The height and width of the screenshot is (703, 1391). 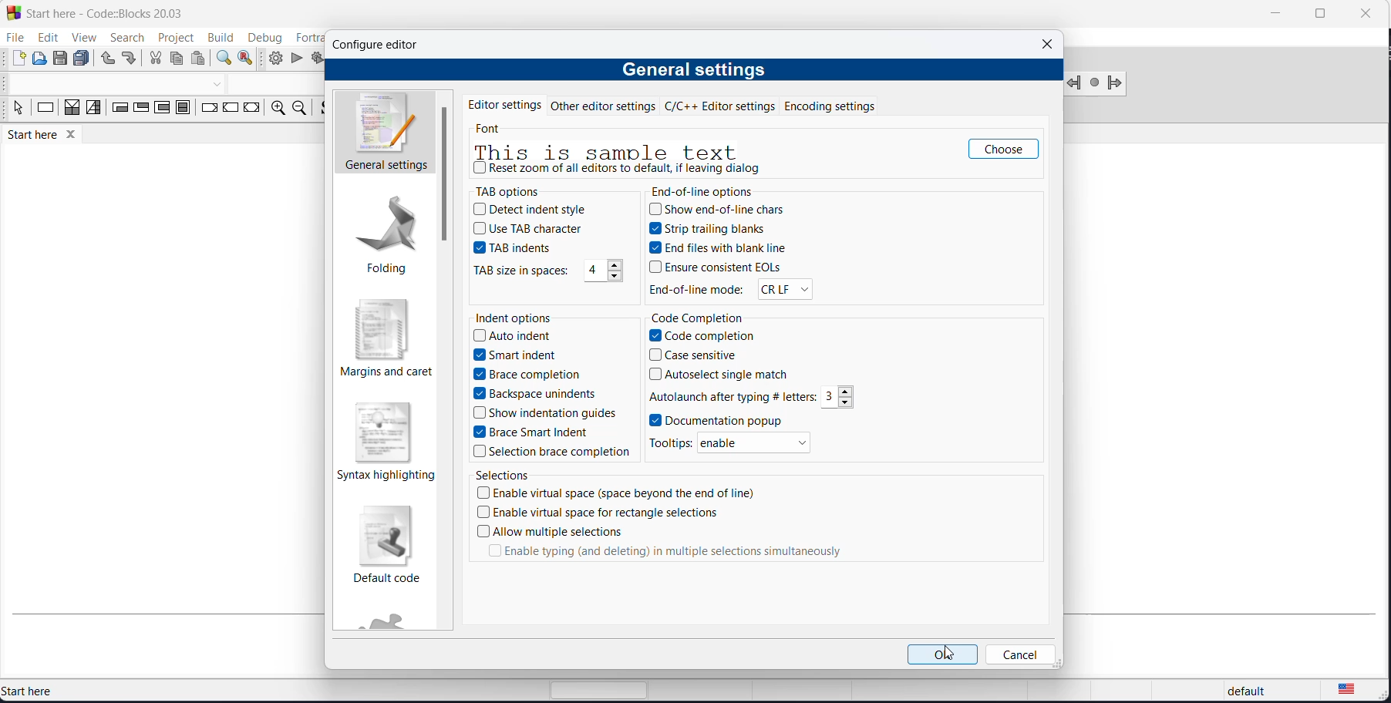 What do you see at coordinates (40, 59) in the screenshot?
I see `open` at bounding box center [40, 59].